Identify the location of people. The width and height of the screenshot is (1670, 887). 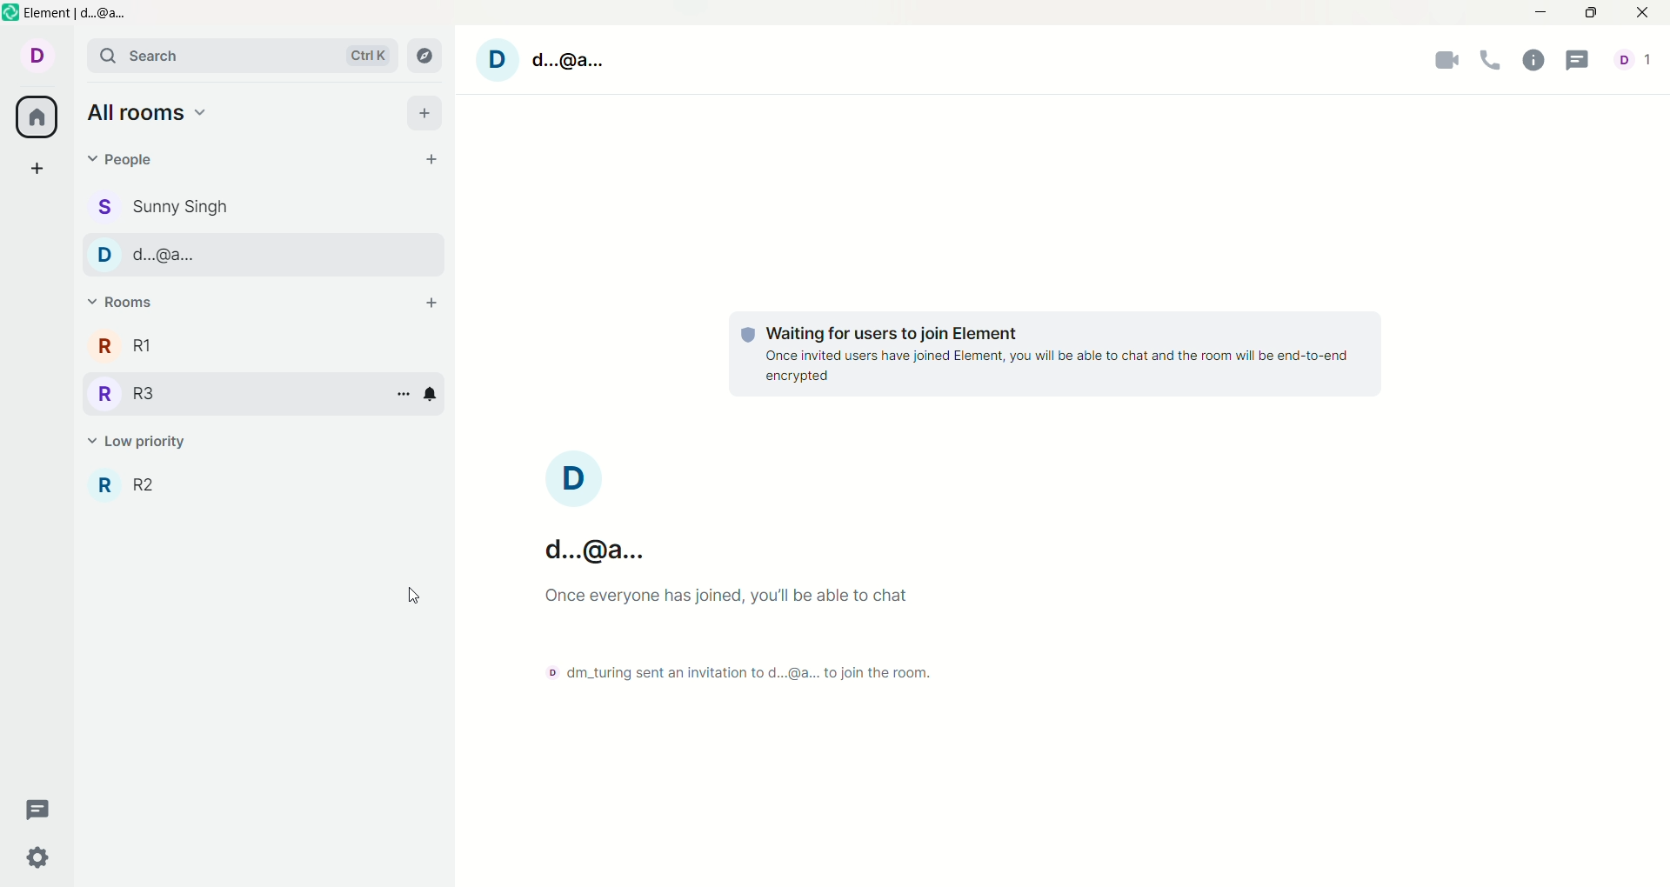
(163, 206).